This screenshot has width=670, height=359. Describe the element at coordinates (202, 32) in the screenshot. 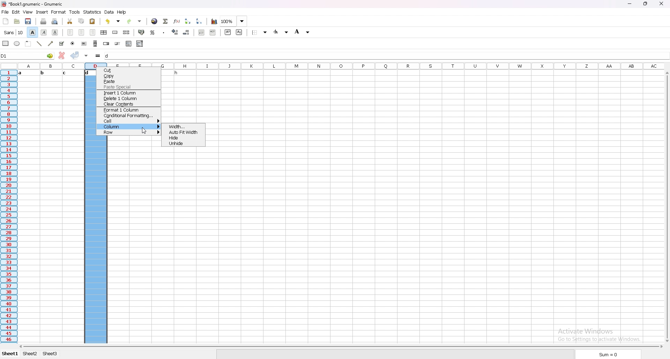

I see `decrease indent` at that location.